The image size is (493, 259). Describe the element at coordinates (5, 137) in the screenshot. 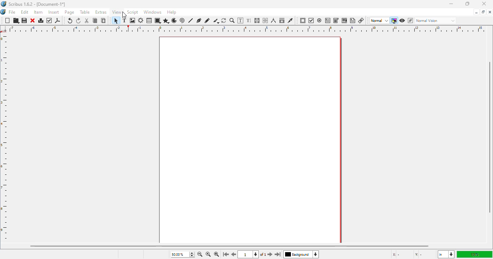

I see `ruler` at that location.